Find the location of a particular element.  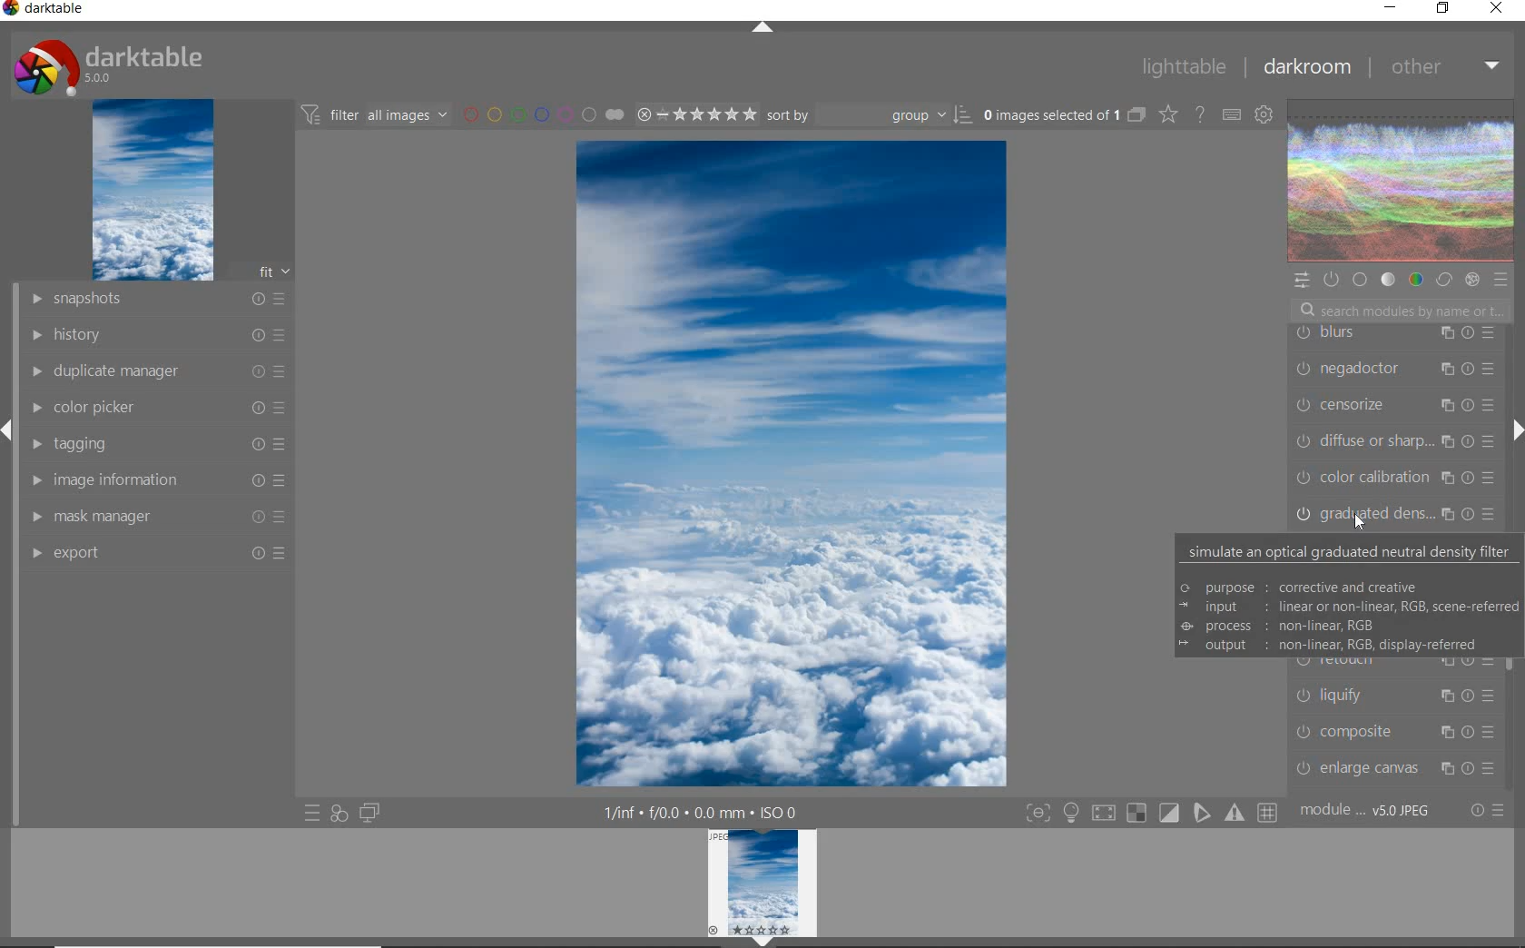

liquify is located at coordinates (1393, 694).